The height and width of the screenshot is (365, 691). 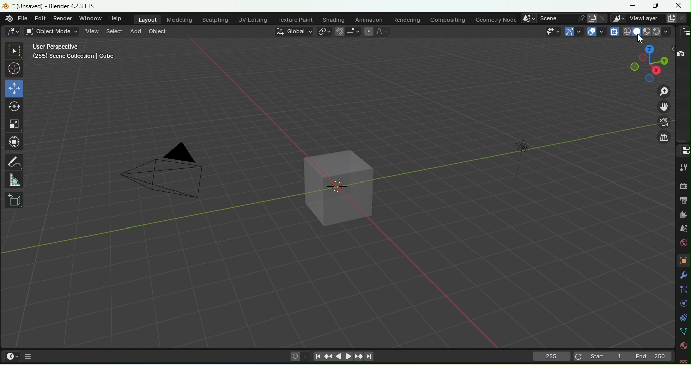 I want to click on Select box, so click(x=15, y=50).